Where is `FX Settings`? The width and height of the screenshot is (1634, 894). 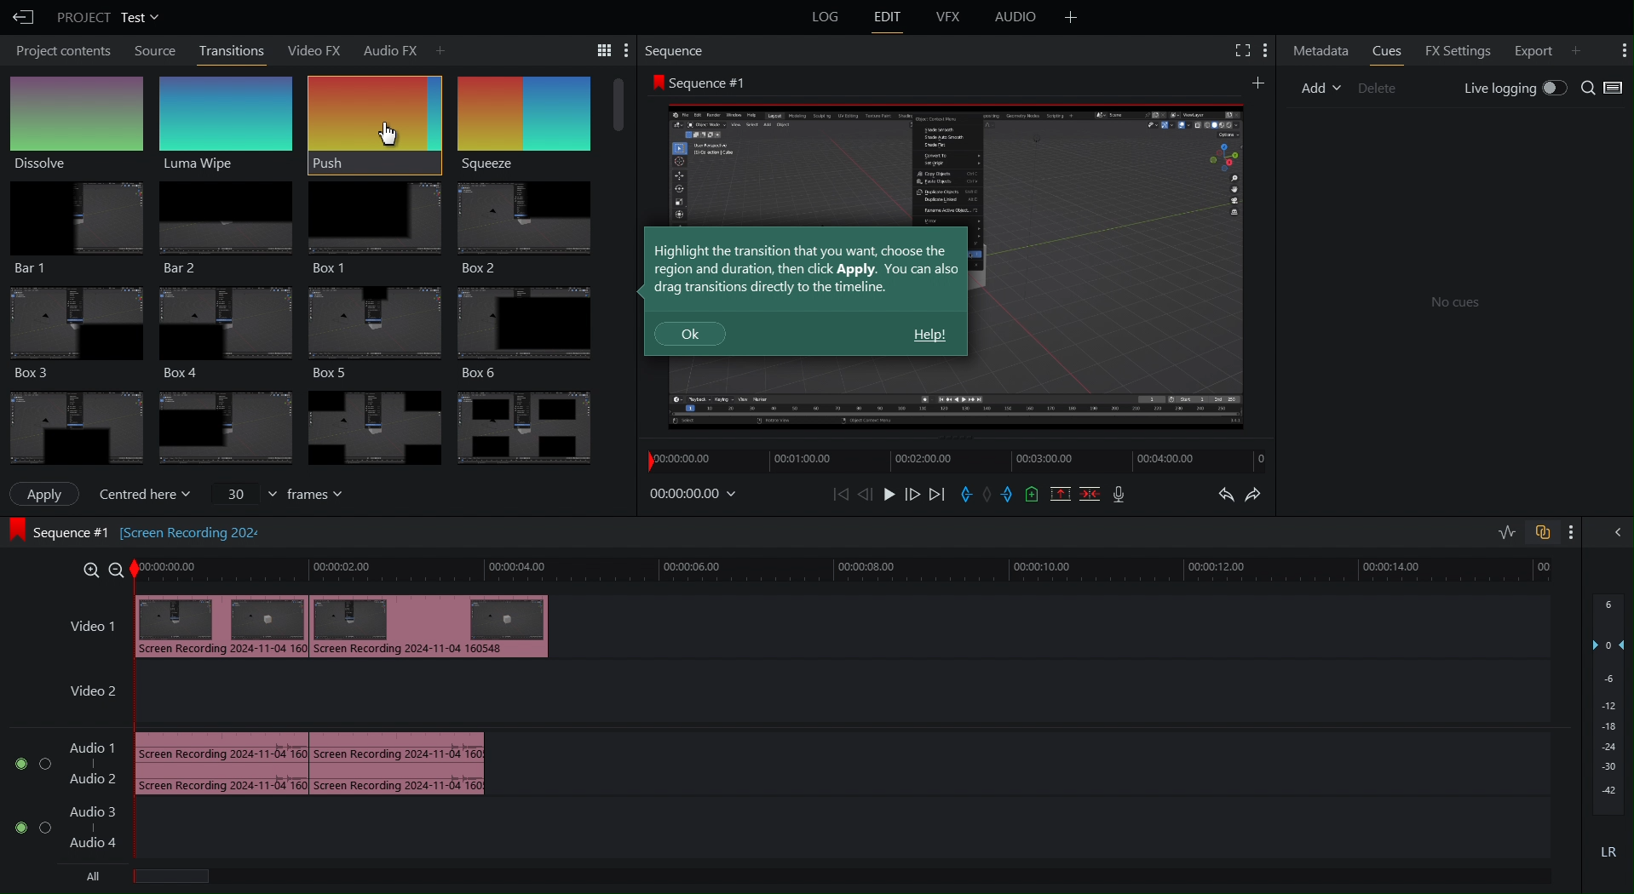
FX Settings is located at coordinates (1455, 49).